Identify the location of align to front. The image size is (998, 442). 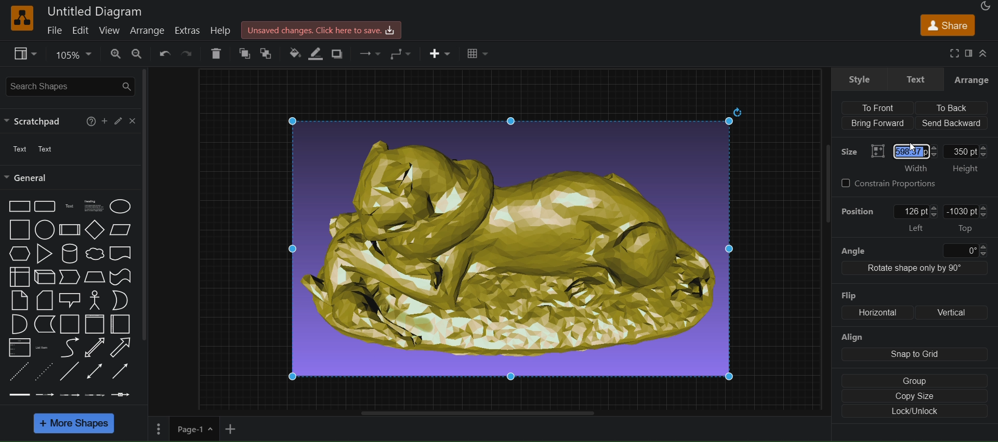
(883, 107).